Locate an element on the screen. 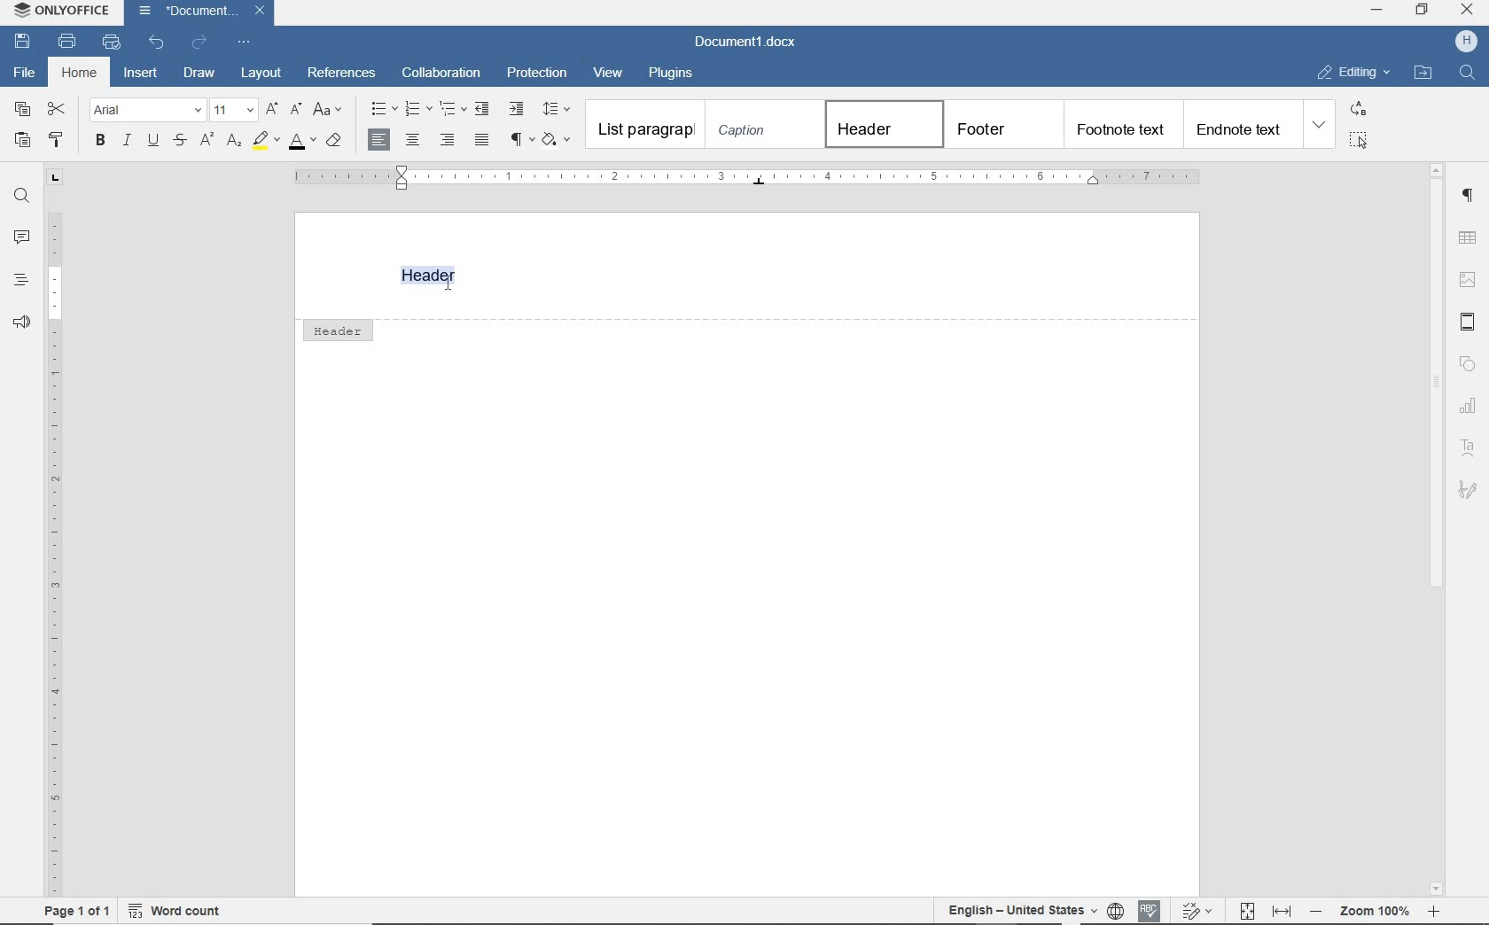 The width and height of the screenshot is (1489, 925). numbering is located at coordinates (417, 110).